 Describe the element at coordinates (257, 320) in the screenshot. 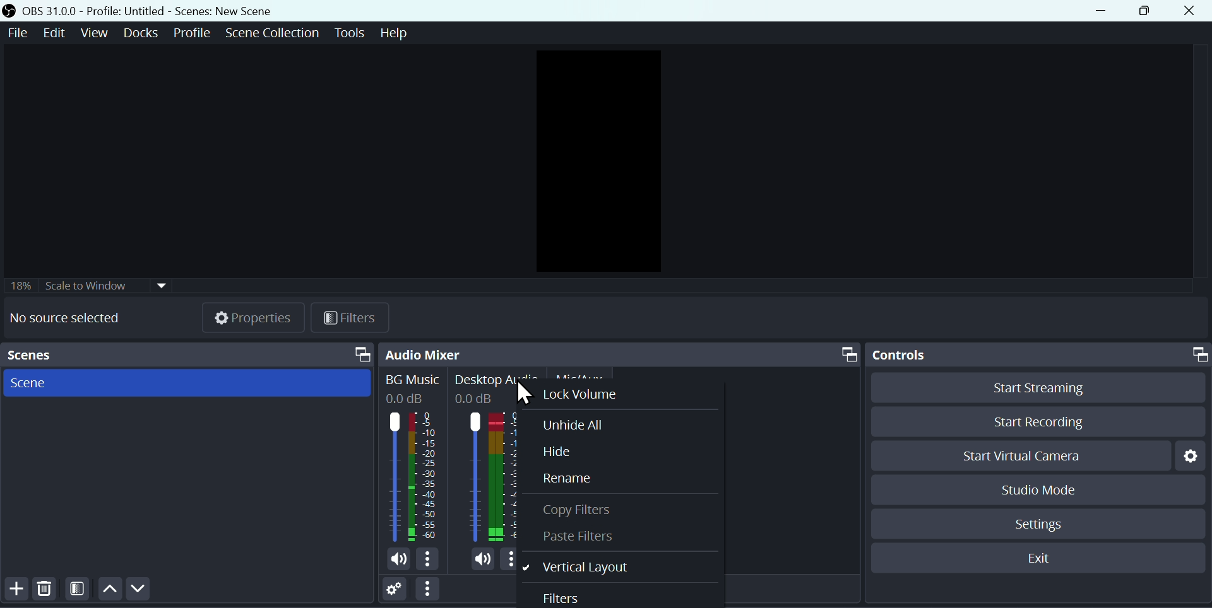

I see `Properties` at that location.